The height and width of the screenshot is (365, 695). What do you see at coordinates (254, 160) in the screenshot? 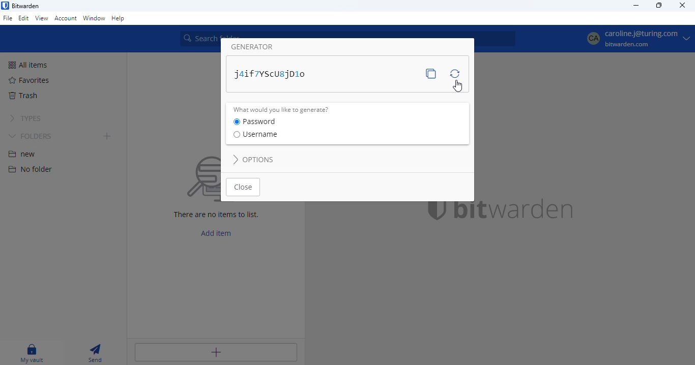
I see `options` at bounding box center [254, 160].